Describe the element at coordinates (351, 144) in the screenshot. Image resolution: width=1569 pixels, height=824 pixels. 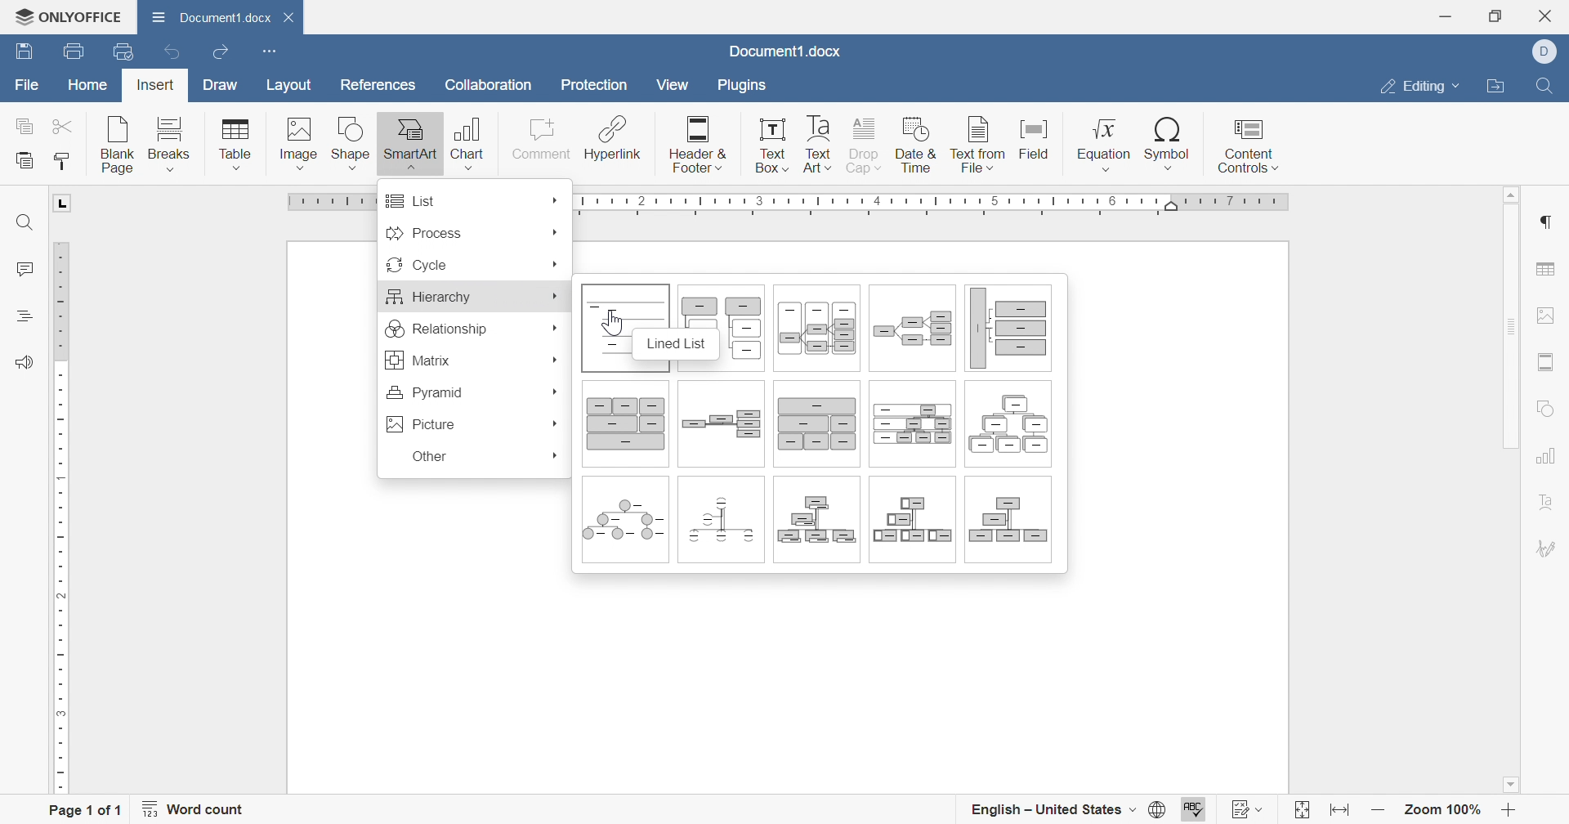
I see `Shape` at that location.